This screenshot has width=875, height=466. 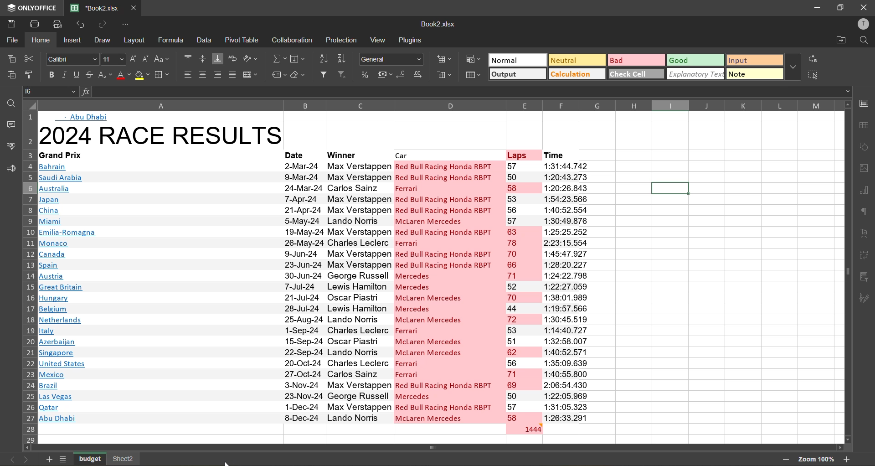 What do you see at coordinates (189, 59) in the screenshot?
I see `align top` at bounding box center [189, 59].